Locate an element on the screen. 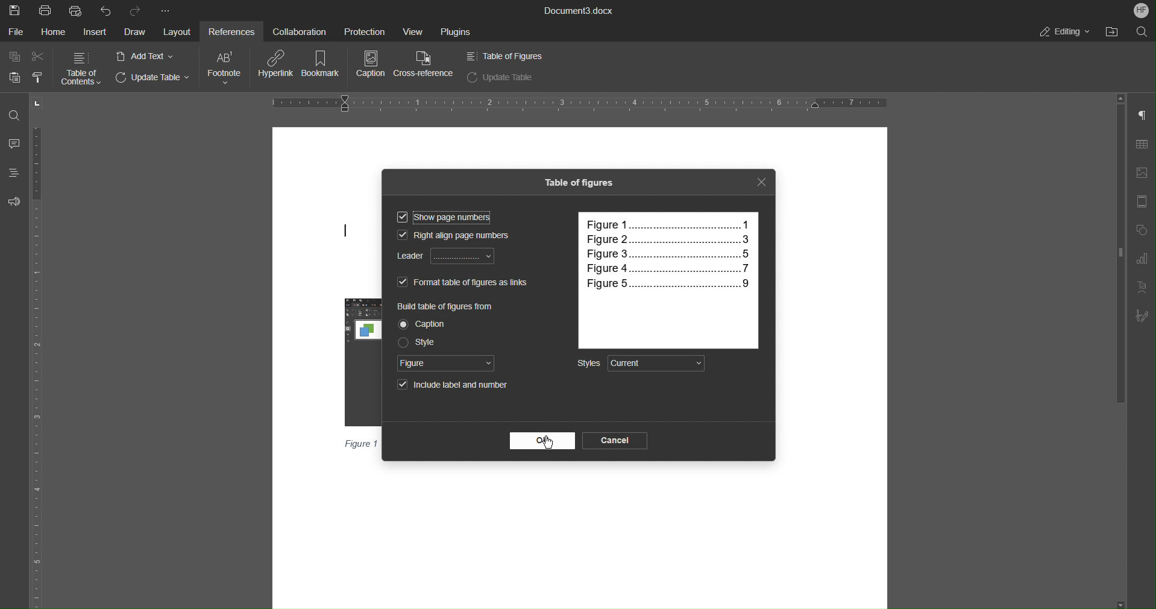  Header/Footer is located at coordinates (1141, 203).